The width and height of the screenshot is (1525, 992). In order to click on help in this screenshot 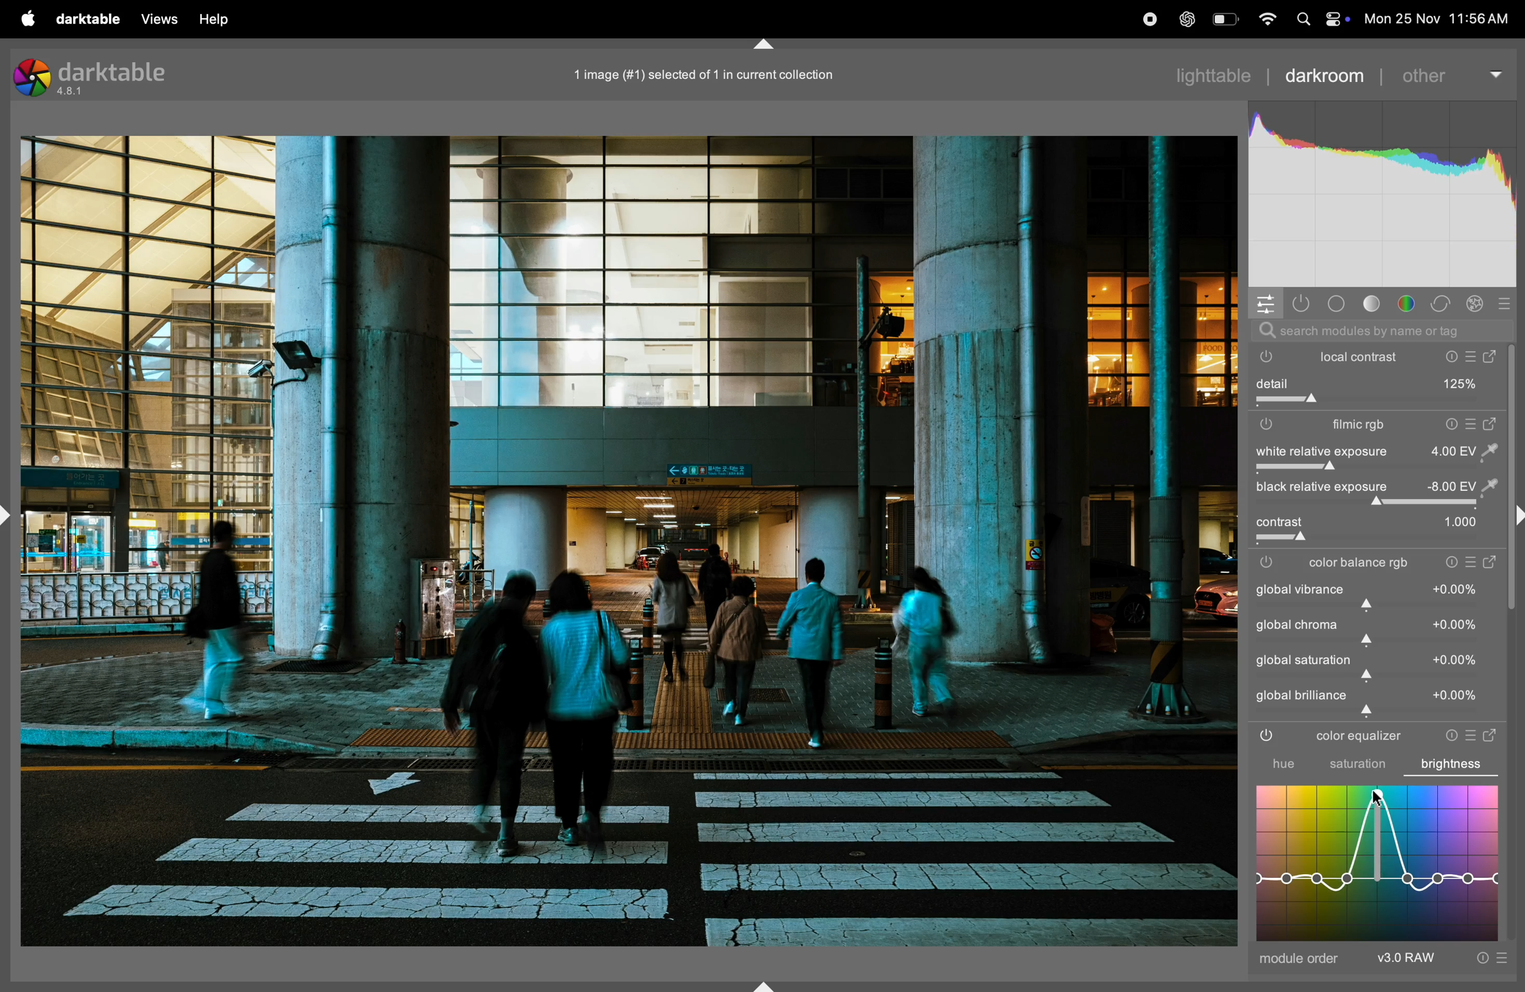, I will do `click(215, 19)`.